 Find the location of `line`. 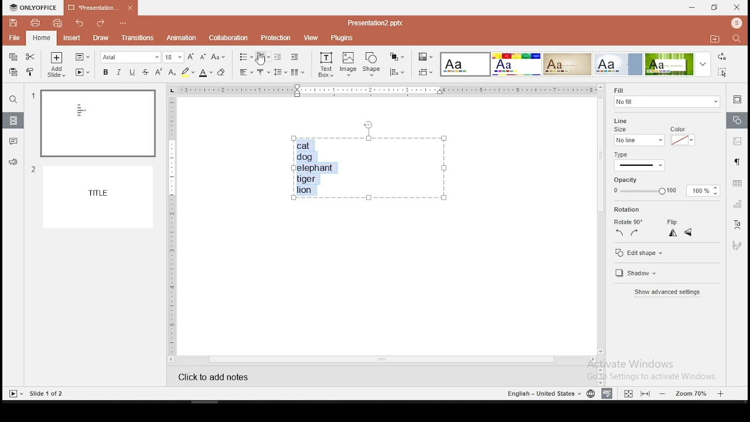

line is located at coordinates (626, 118).